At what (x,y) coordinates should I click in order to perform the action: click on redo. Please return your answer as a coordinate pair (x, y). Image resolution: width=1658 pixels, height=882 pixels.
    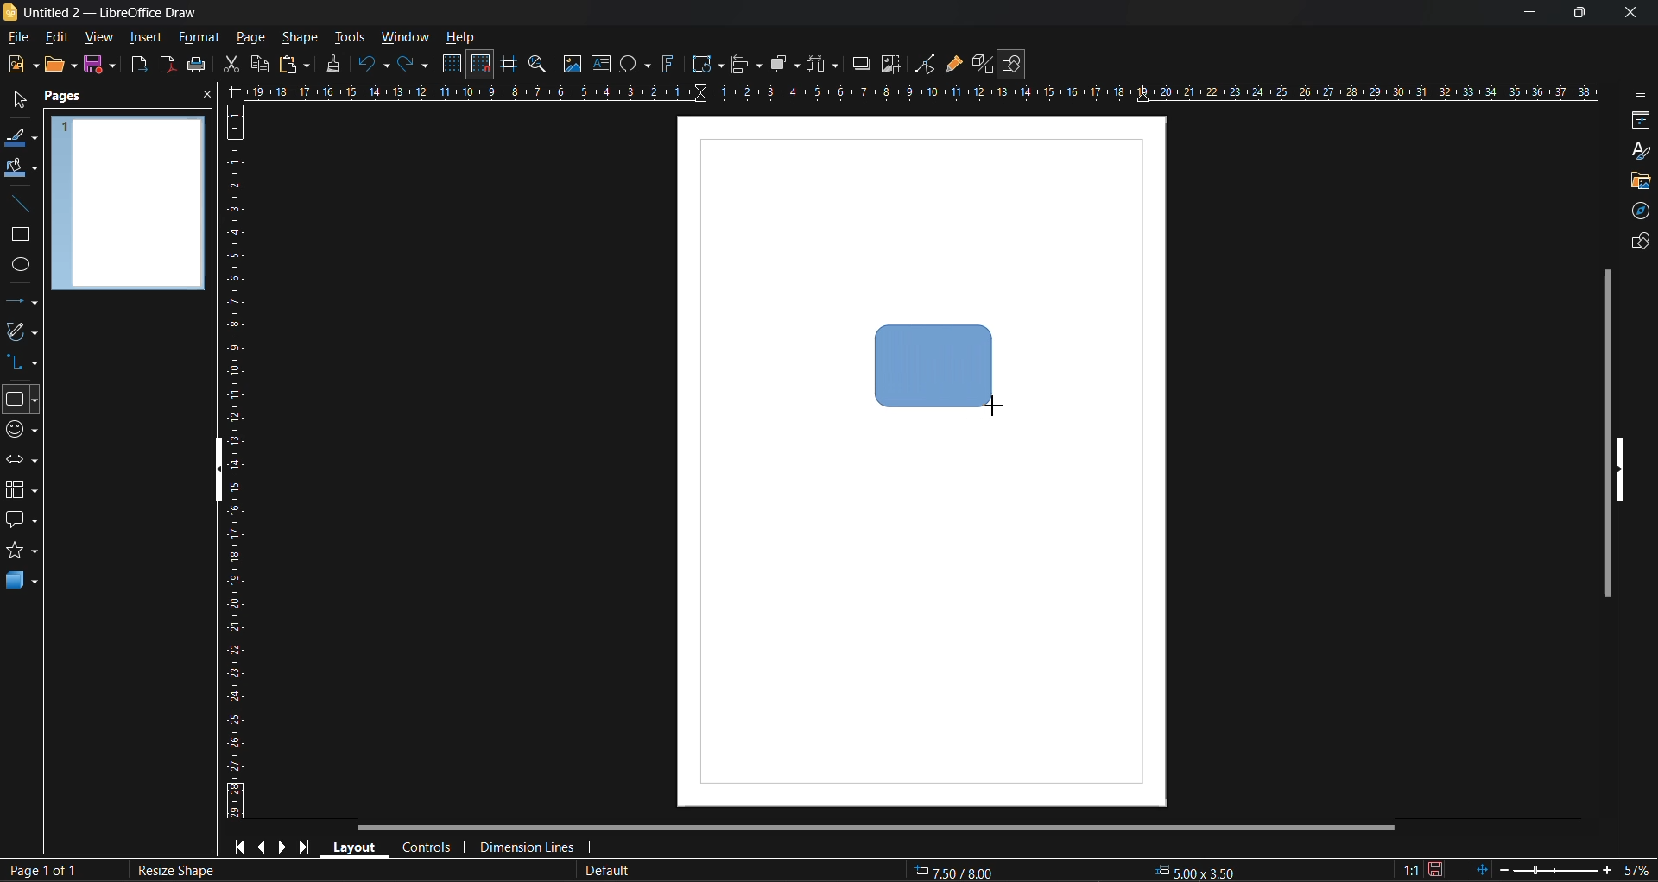
    Looking at the image, I should click on (414, 66).